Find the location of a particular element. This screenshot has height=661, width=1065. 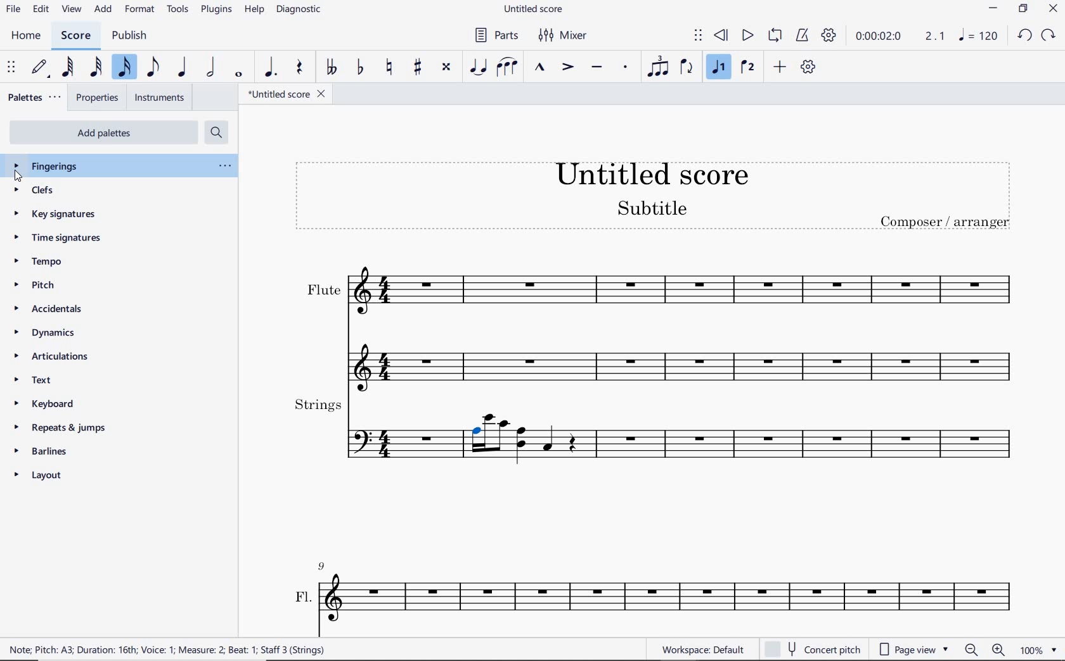

eighth note is located at coordinates (152, 67).